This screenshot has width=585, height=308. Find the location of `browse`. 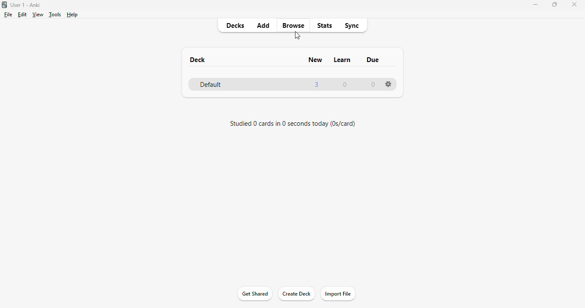

browse is located at coordinates (294, 25).